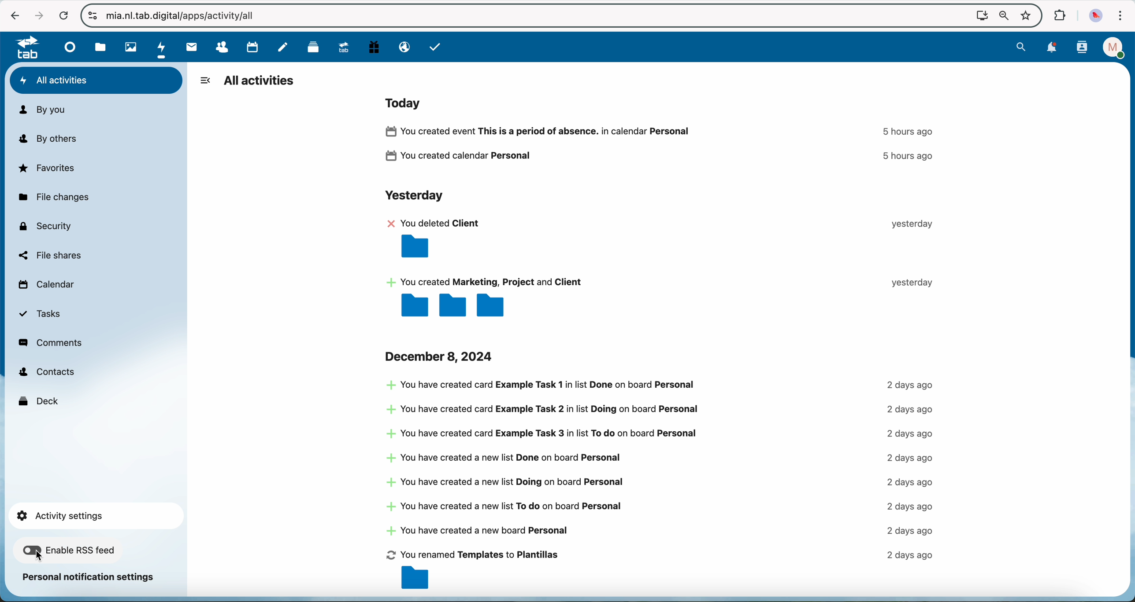  Describe the element at coordinates (190, 47) in the screenshot. I see `mail` at that location.